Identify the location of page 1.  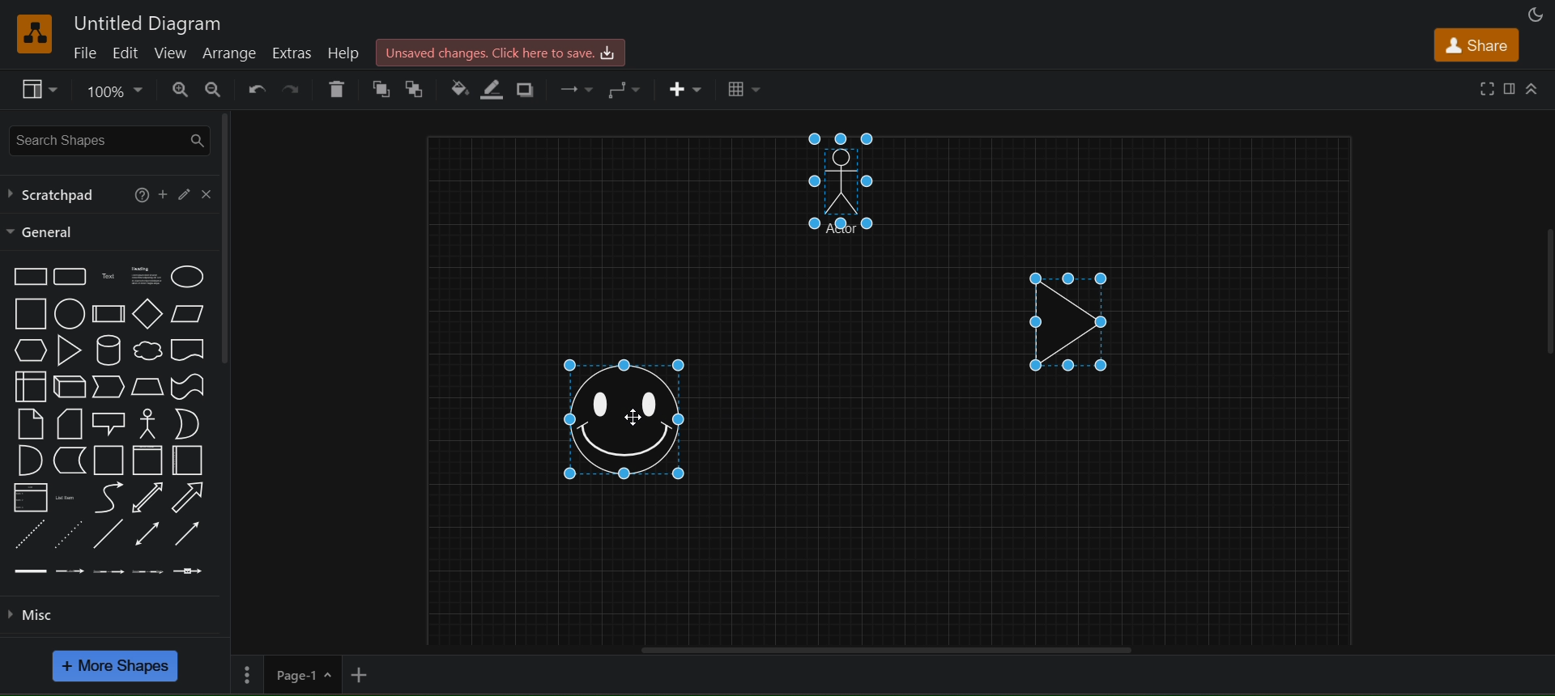
(284, 675).